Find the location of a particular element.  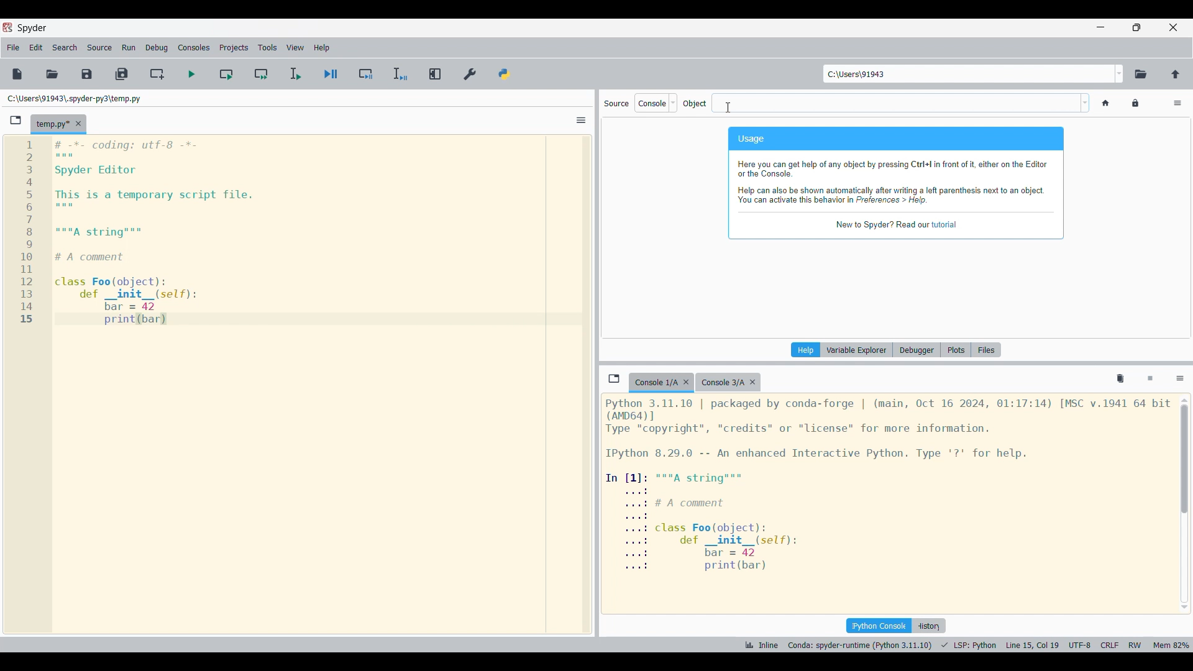

Minimize is located at coordinates (1101, 27).